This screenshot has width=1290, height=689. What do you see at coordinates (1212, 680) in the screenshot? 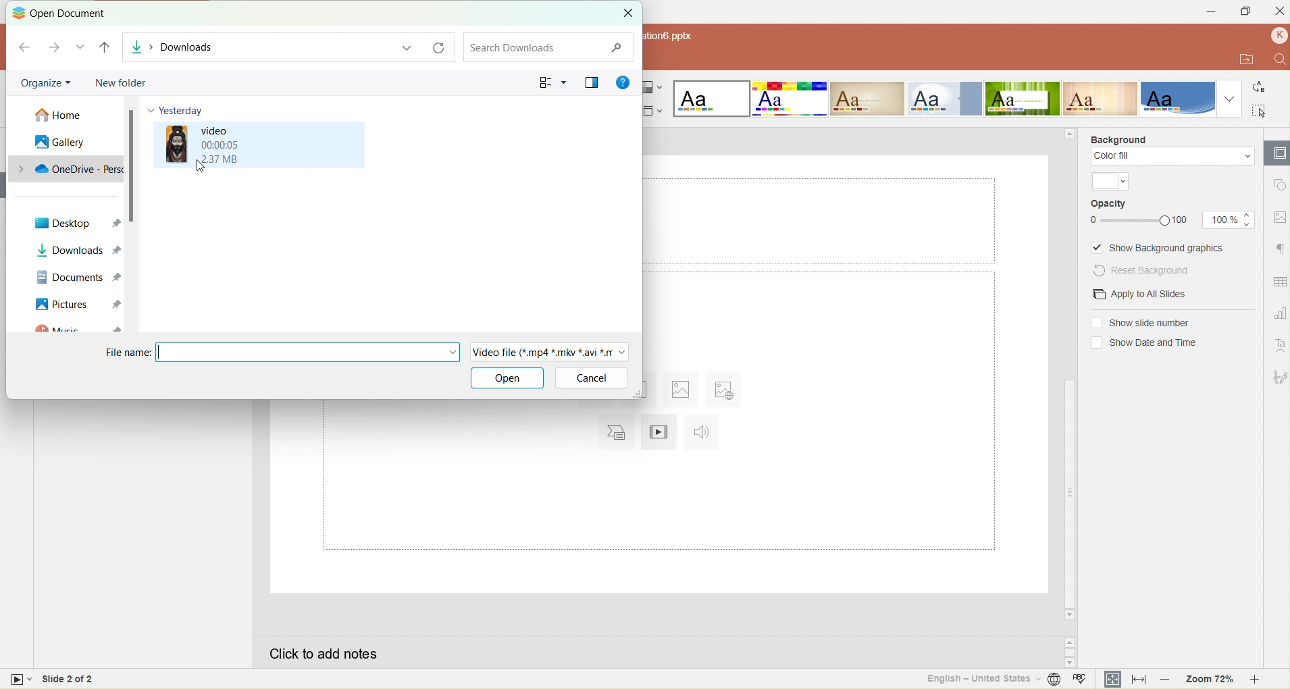
I see `Zoom 72%` at bounding box center [1212, 680].